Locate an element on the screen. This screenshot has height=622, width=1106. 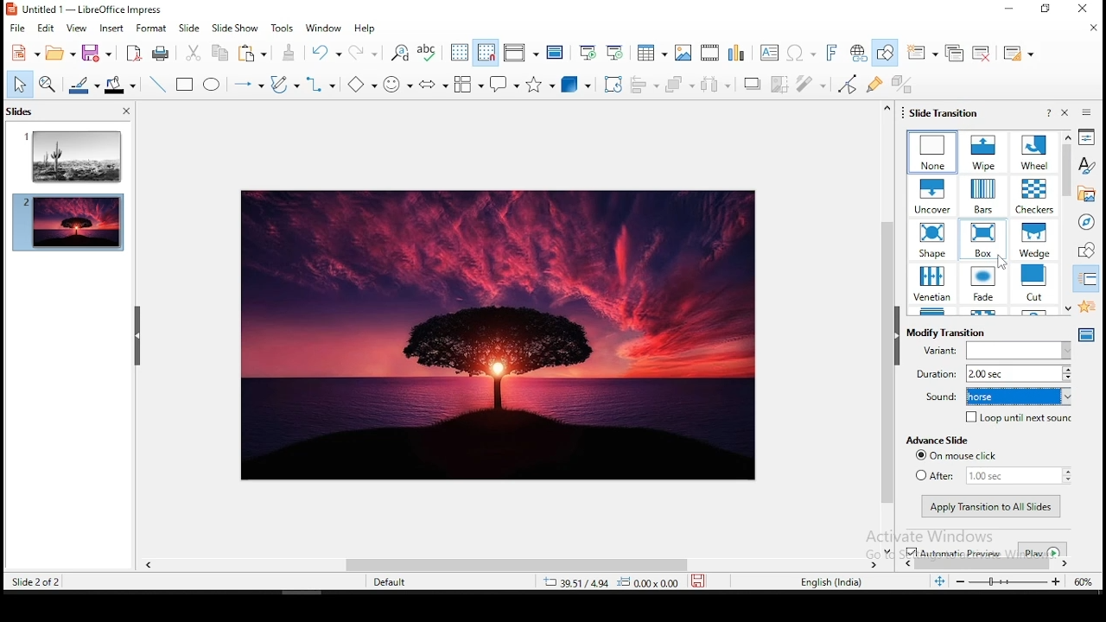
snap to grids is located at coordinates (486, 53).